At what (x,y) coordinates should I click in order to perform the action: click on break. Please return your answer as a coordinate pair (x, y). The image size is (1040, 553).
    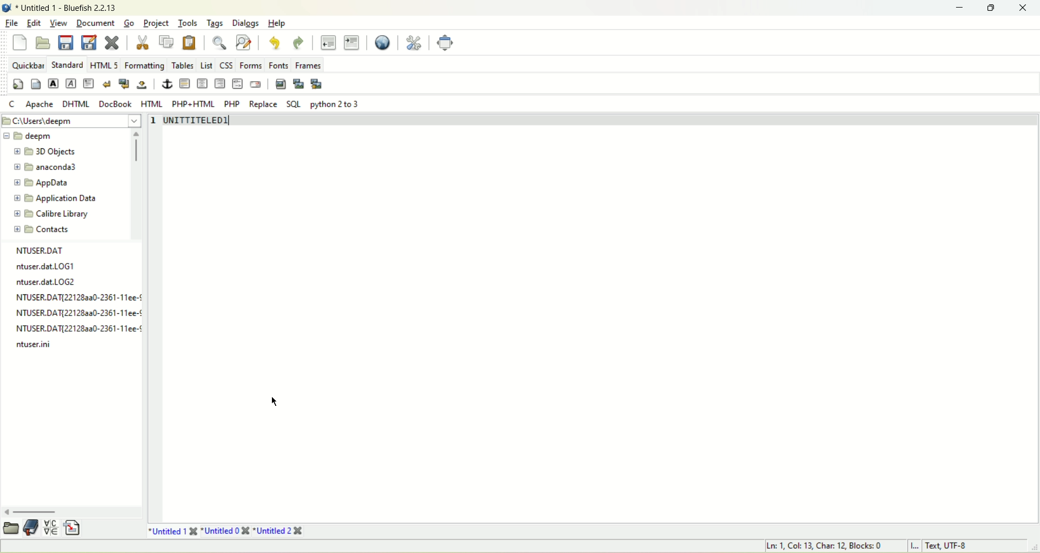
    Looking at the image, I should click on (107, 83).